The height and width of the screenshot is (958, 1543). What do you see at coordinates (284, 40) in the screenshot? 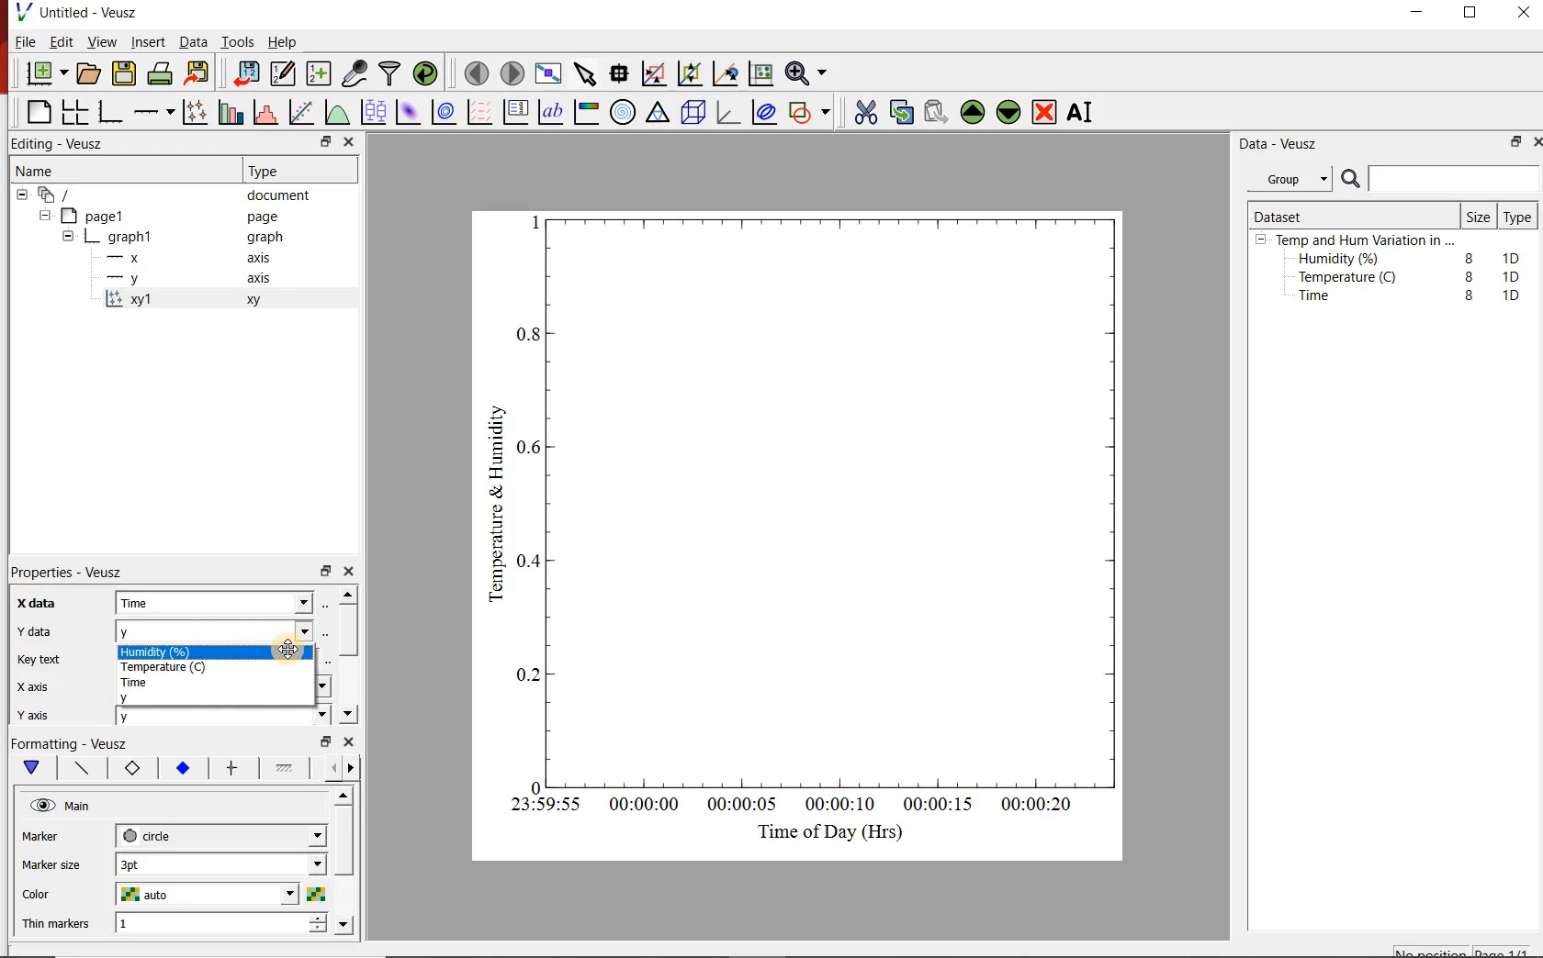
I see `Help` at bounding box center [284, 40].